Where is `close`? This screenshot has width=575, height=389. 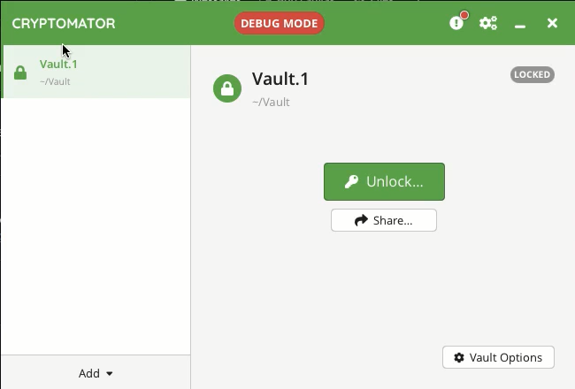 close is located at coordinates (553, 23).